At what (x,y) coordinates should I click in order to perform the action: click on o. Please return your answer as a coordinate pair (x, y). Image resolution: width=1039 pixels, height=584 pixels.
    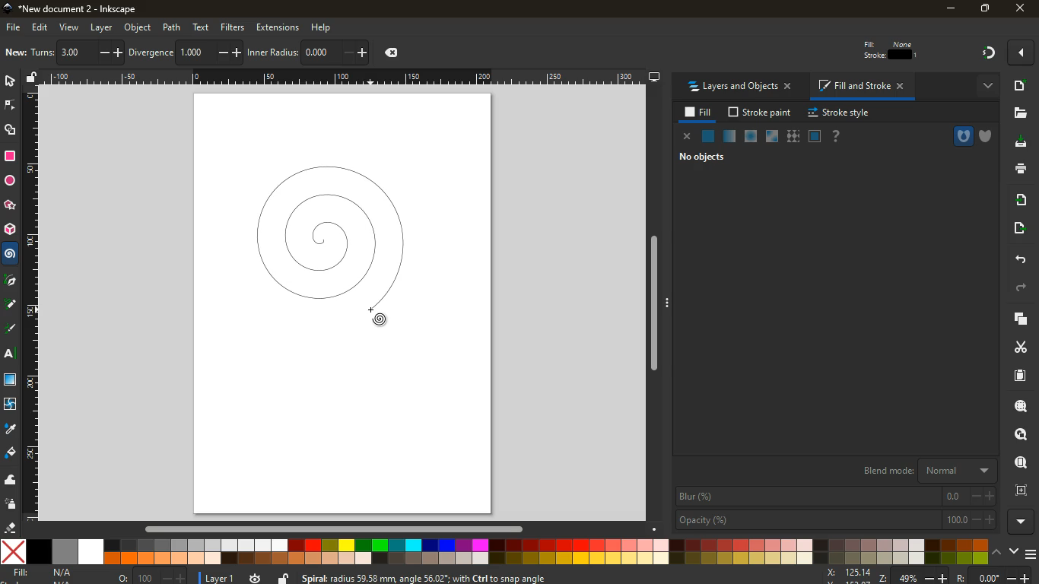
    Looking at the image, I should click on (148, 576).